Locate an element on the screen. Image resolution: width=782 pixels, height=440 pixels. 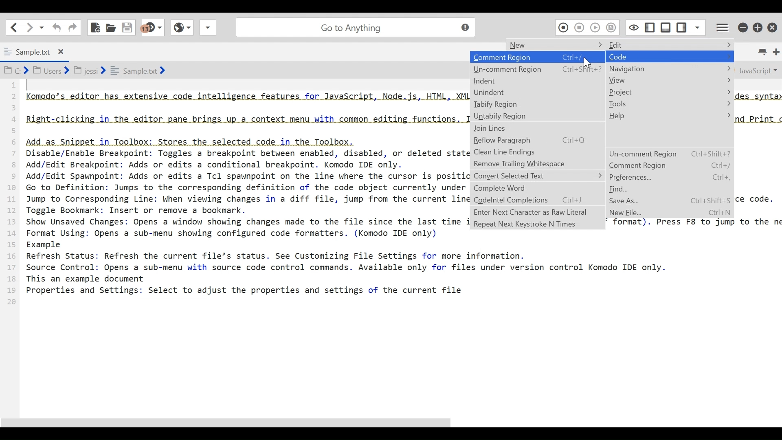
scroll bar is located at coordinates (256, 423).